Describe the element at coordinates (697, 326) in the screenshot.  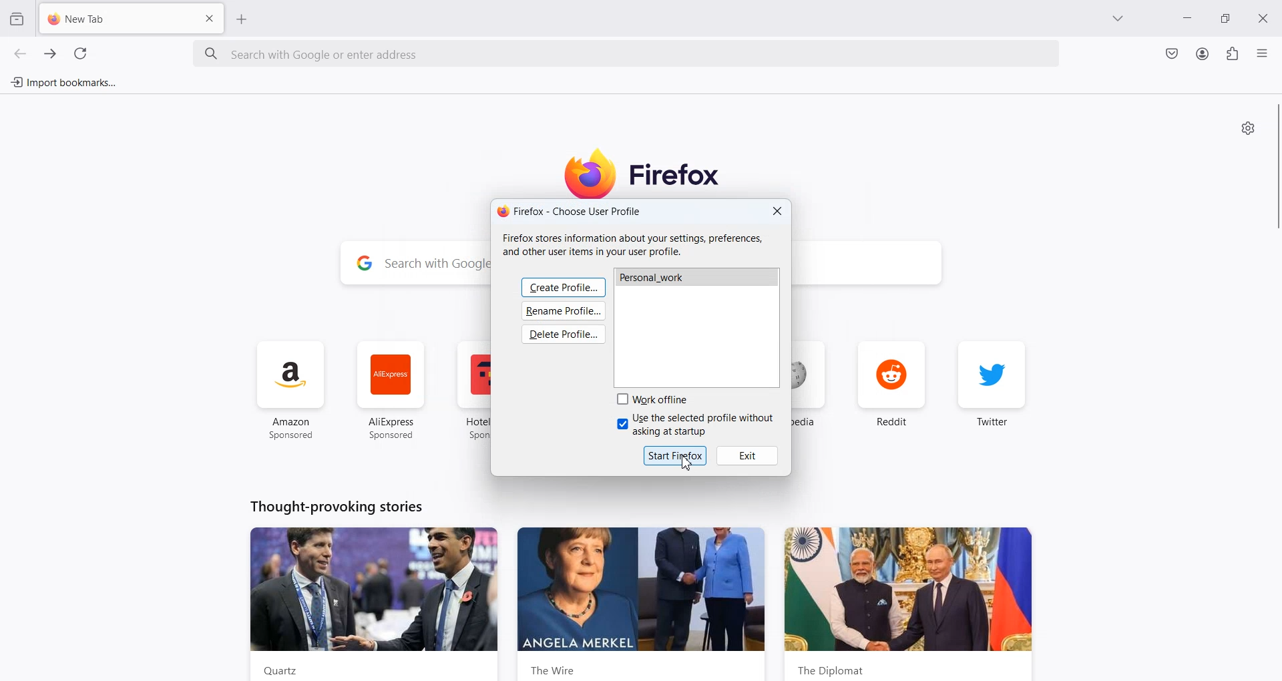
I see `File Preview: "personal_work" added` at that location.